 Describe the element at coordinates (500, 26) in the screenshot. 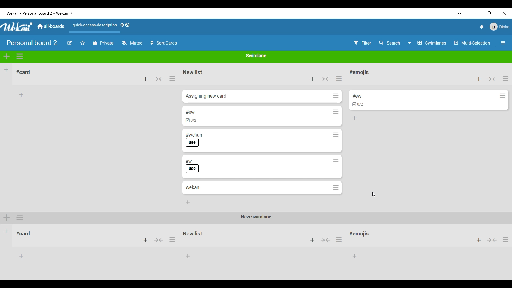

I see `Current account` at that location.